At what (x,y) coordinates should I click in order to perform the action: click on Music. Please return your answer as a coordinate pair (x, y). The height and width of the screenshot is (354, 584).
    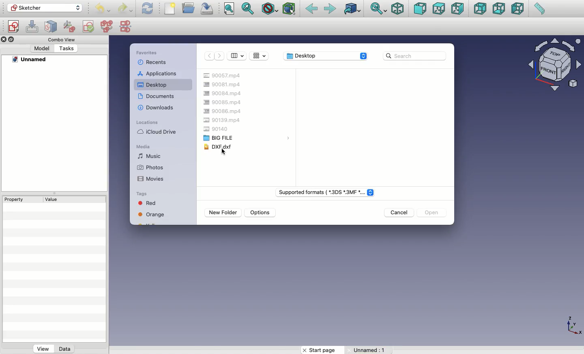
    Looking at the image, I should click on (153, 156).